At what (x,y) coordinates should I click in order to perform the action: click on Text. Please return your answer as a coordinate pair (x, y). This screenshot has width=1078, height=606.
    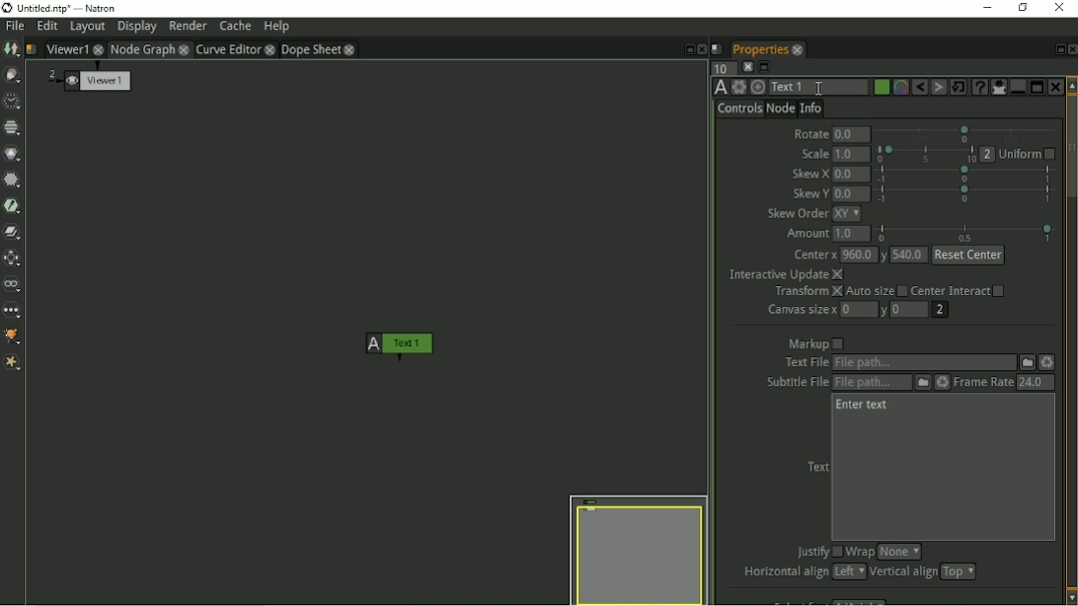
    Looking at the image, I should click on (816, 467).